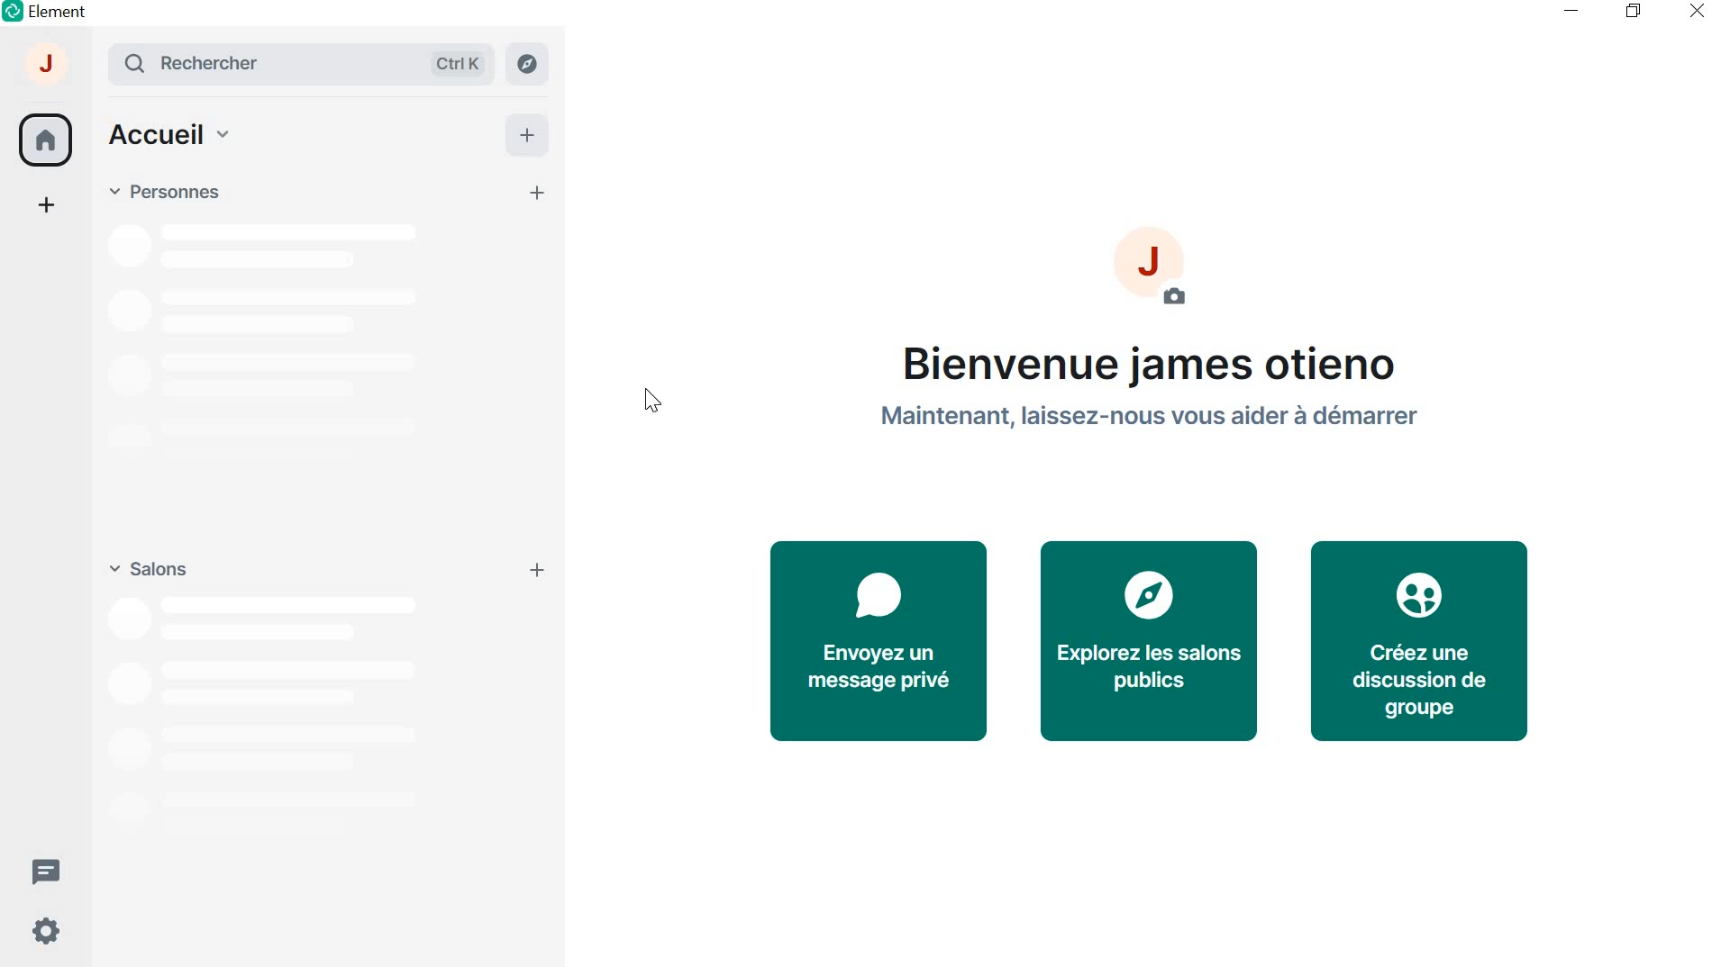  I want to click on ADD, so click(525, 133).